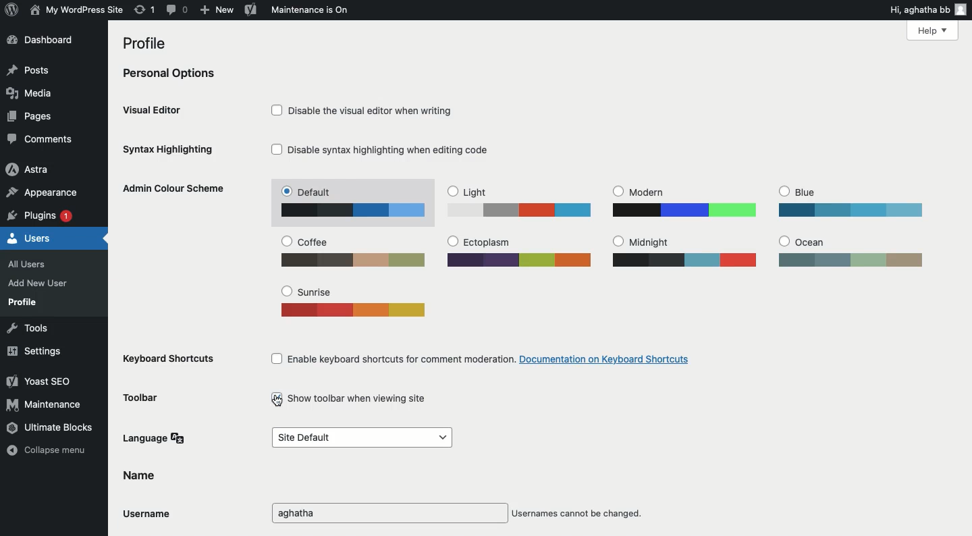 This screenshot has height=536, width=972. What do you see at coordinates (310, 9) in the screenshot?
I see `Maintenance is on` at bounding box center [310, 9].